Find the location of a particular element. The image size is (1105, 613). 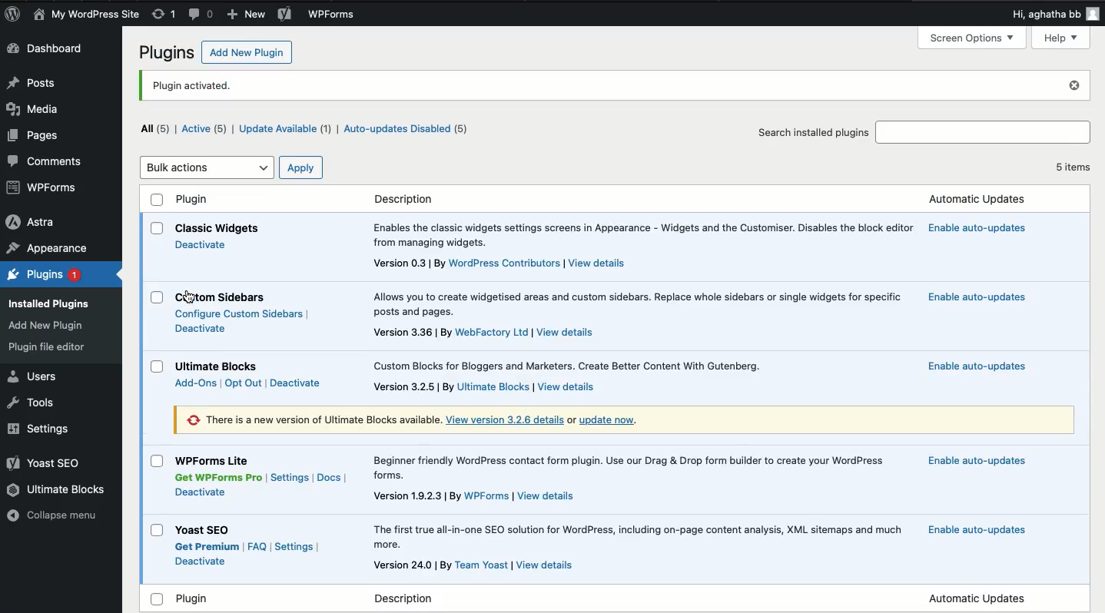

checkbox is located at coordinates (157, 462).